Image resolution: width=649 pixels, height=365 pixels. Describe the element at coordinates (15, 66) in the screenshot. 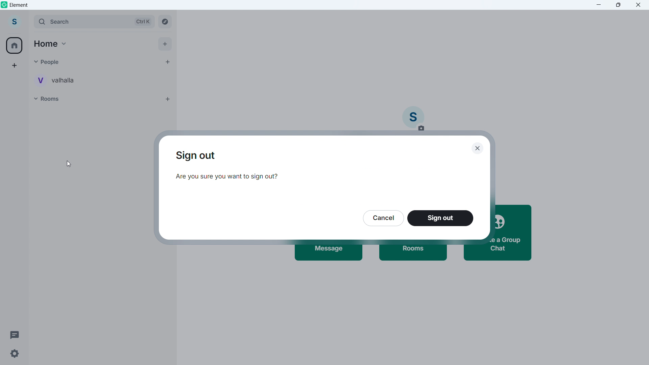

I see `Create a space ` at that location.